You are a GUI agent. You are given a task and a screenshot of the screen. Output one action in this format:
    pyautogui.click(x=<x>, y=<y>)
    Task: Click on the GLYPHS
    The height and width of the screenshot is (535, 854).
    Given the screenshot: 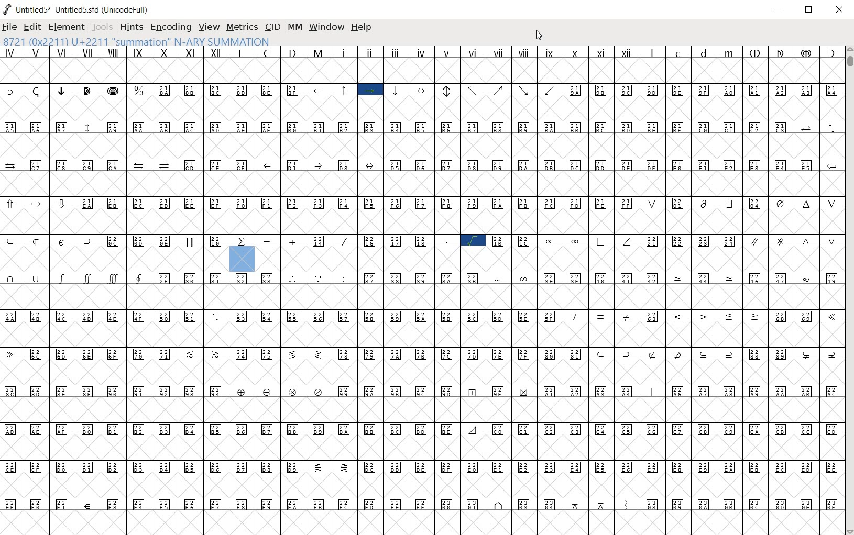 What is the action you would take?
    pyautogui.click(x=421, y=288)
    